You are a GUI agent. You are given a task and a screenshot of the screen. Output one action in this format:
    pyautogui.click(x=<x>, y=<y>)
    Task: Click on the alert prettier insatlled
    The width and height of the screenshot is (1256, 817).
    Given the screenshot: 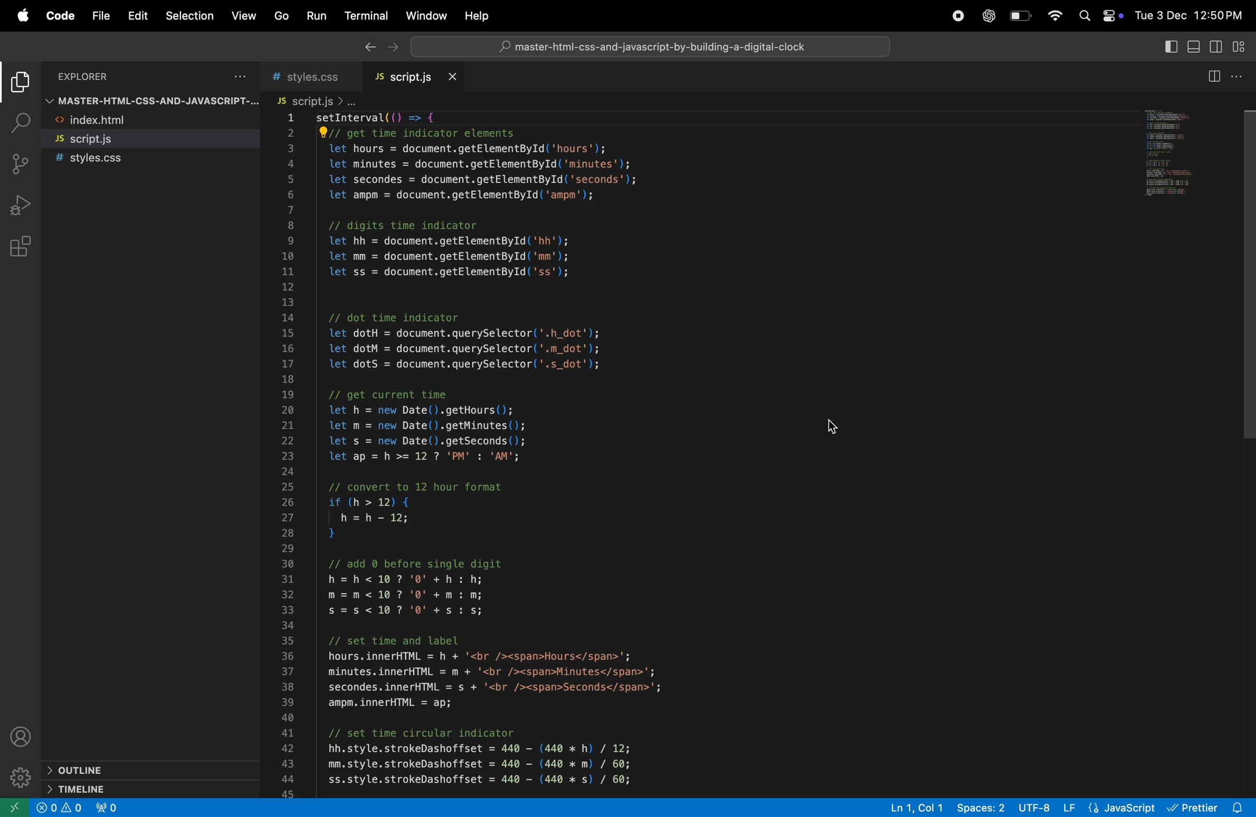 What is the action you would take?
    pyautogui.click(x=1211, y=807)
    